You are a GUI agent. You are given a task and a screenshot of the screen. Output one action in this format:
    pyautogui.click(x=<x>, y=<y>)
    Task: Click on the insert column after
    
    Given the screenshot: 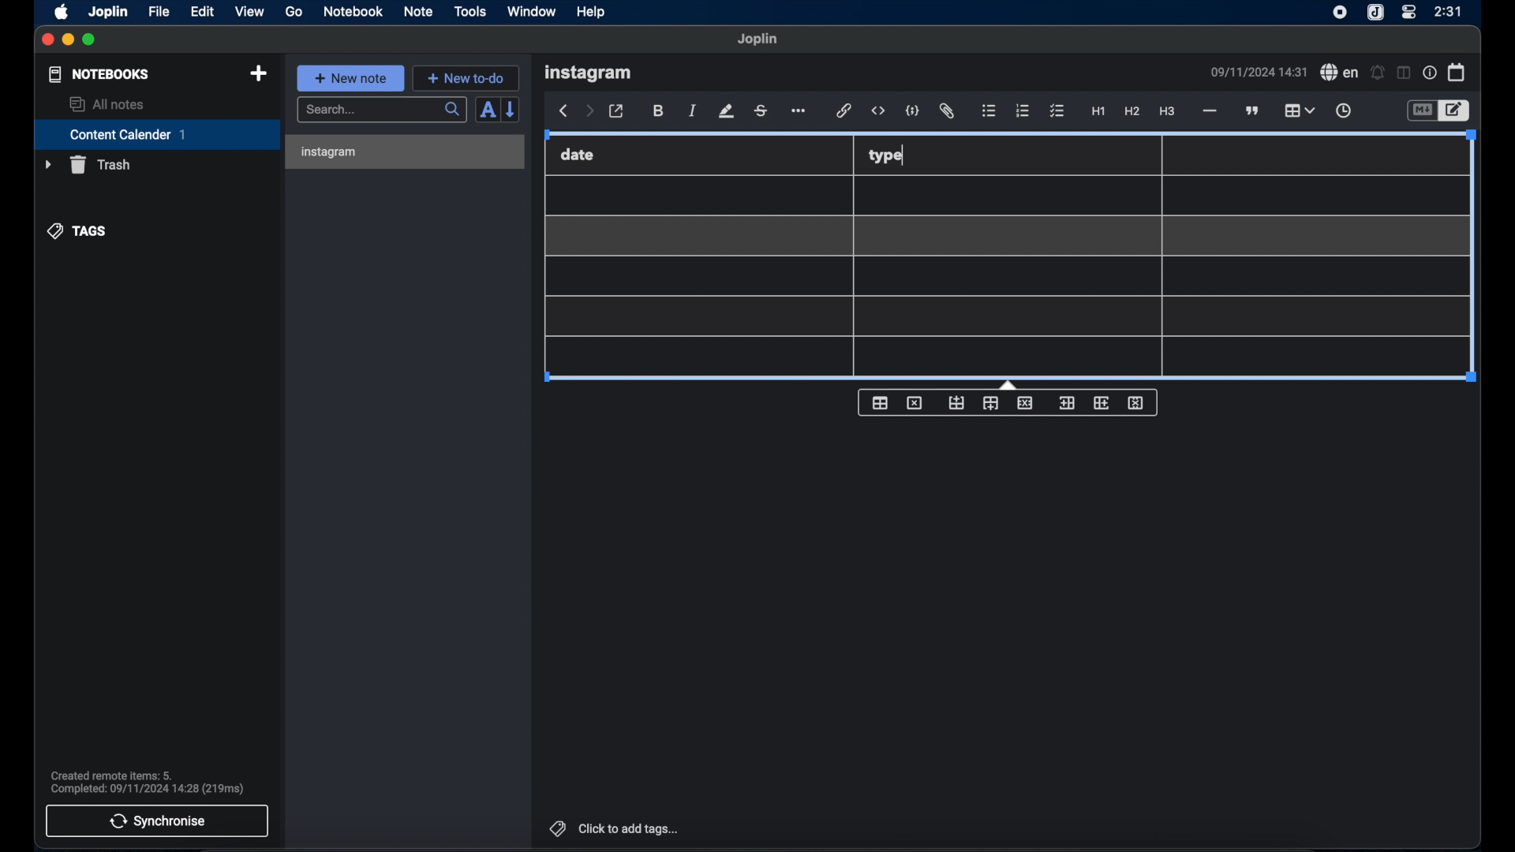 What is the action you would take?
    pyautogui.click(x=1101, y=403)
    